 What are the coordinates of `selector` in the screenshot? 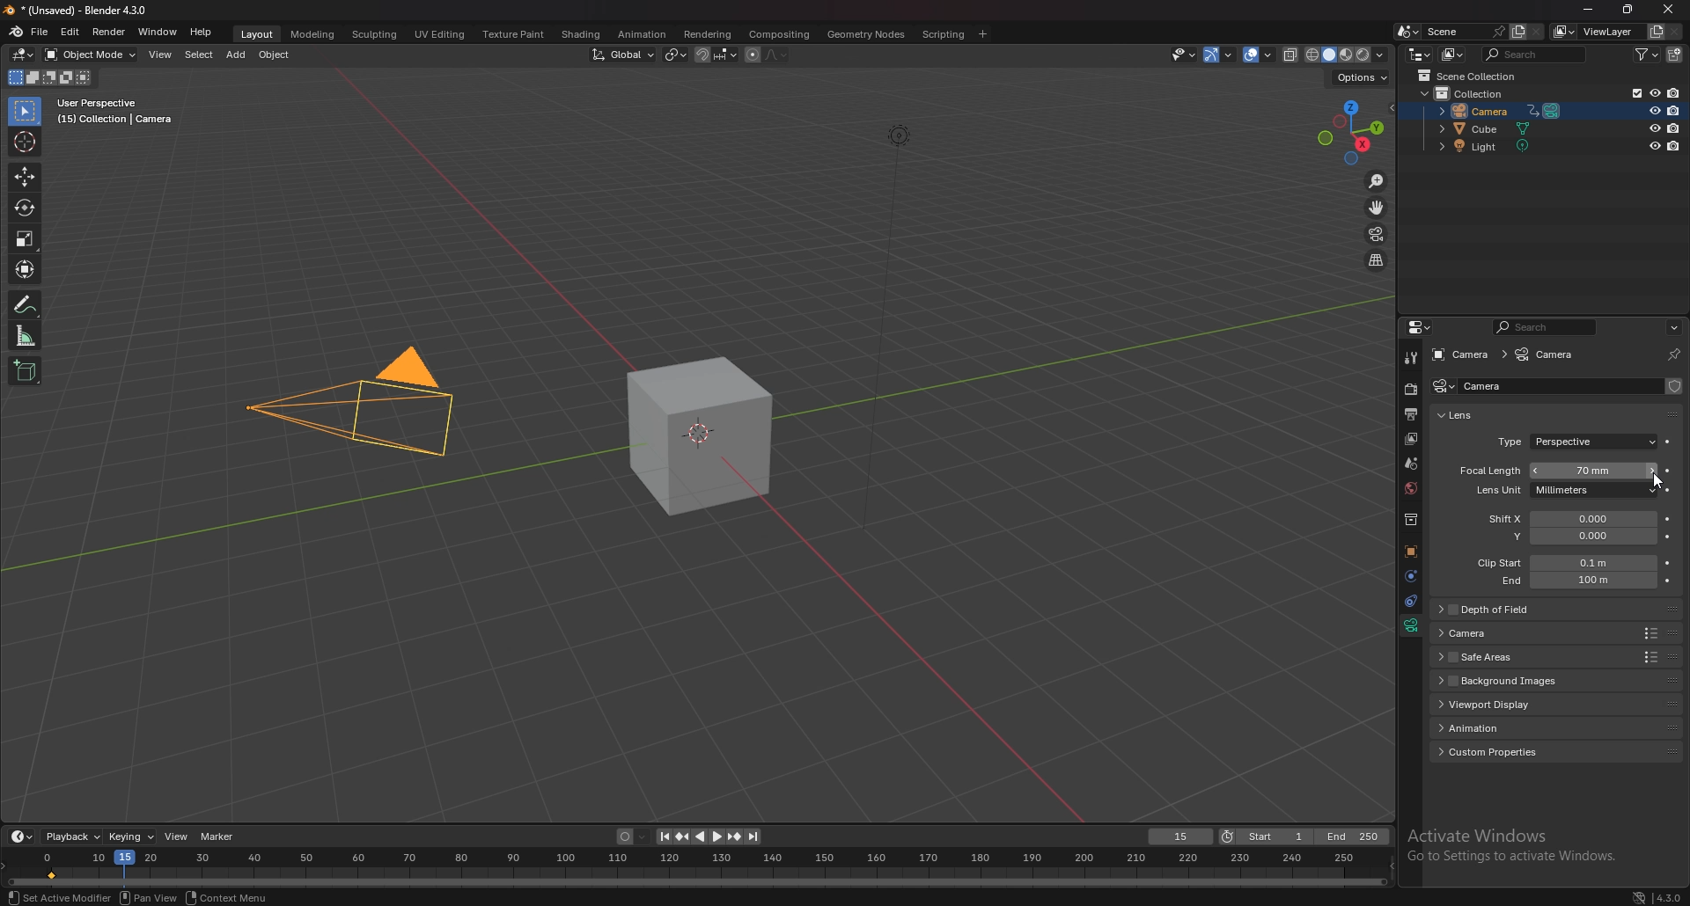 It's located at (25, 112).